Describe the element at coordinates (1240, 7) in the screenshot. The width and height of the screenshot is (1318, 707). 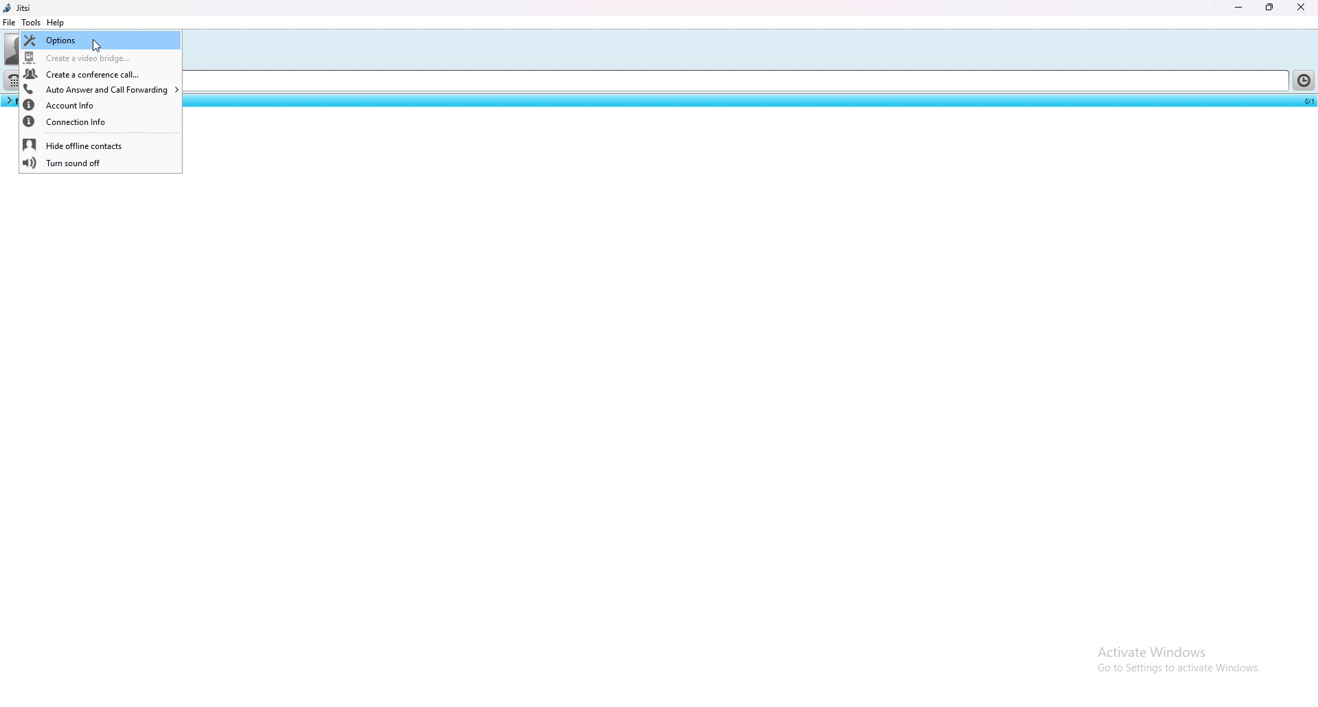
I see `minimize` at that location.